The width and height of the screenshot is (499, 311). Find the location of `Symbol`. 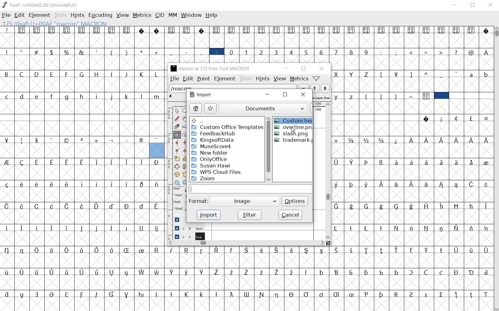

Symbol is located at coordinates (158, 250).